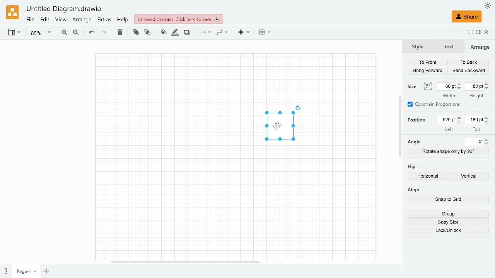 The image size is (495, 278). I want to click on Rotate shape only by 90 degrees, so click(449, 151).